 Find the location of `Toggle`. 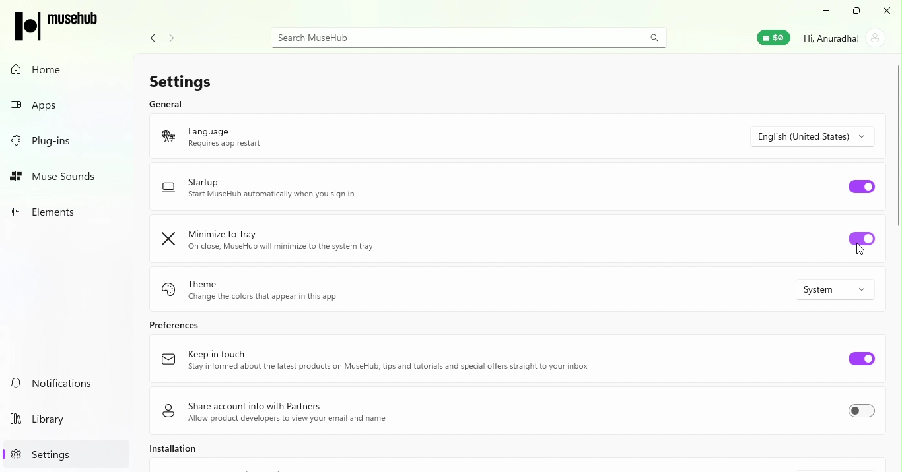

Toggle is located at coordinates (862, 243).